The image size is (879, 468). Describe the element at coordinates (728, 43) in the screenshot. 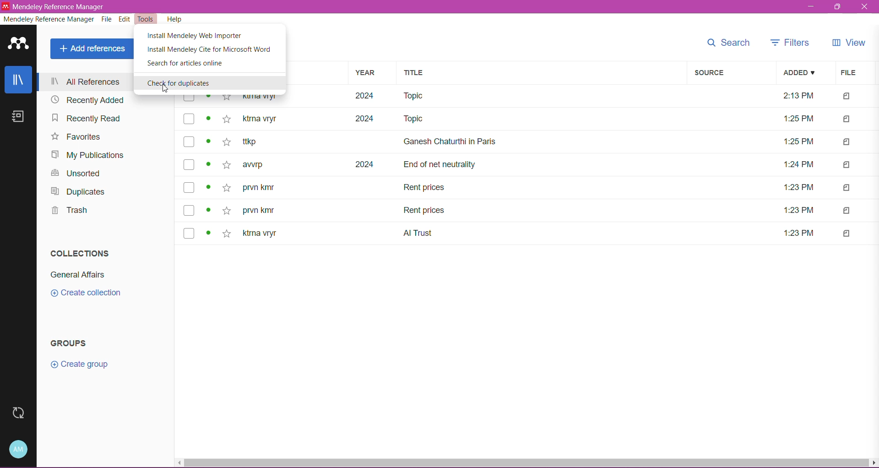

I see `Search` at that location.